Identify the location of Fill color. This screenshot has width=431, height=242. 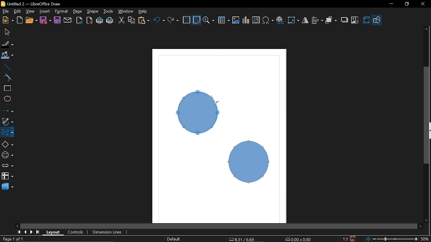
(7, 57).